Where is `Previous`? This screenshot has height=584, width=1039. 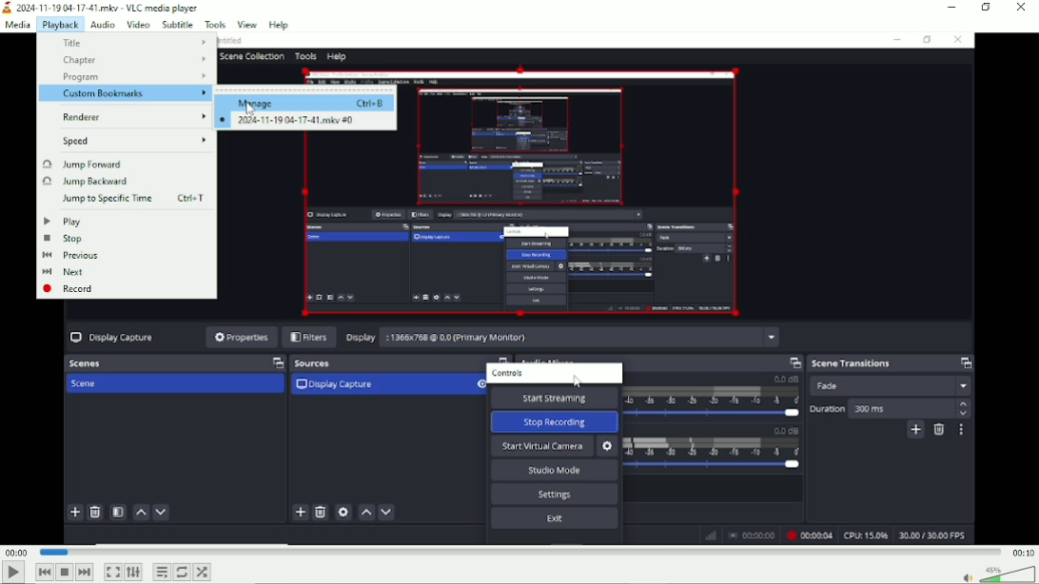 Previous is located at coordinates (45, 572).